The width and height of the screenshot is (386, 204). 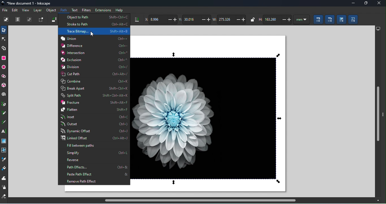 What do you see at coordinates (86, 10) in the screenshot?
I see `Filters` at bounding box center [86, 10].